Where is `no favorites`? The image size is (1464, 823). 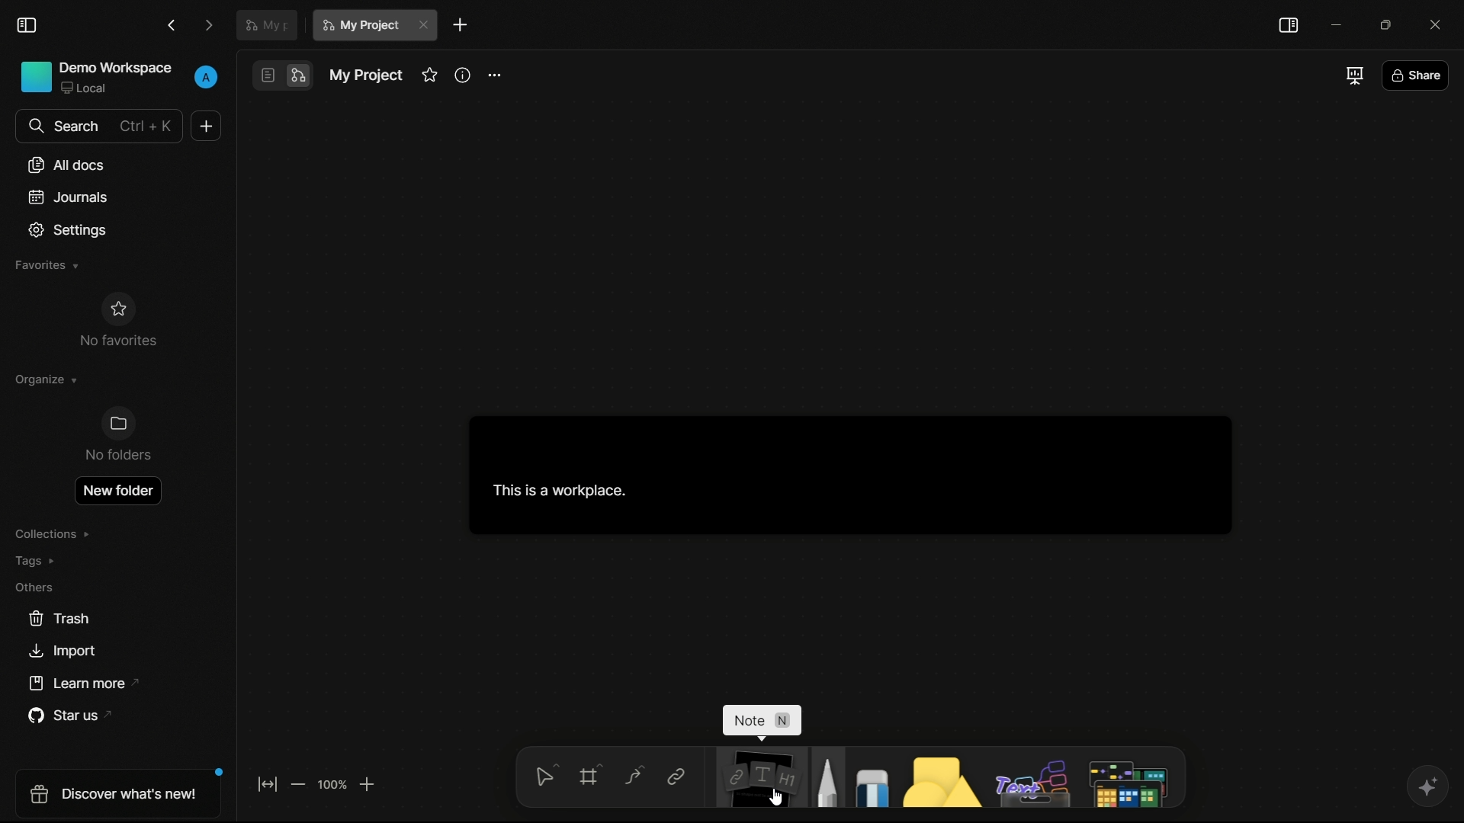 no favorites is located at coordinates (117, 321).